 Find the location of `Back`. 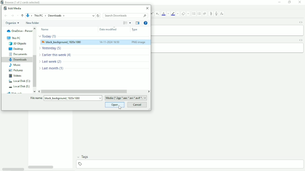

Back is located at coordinates (6, 16).